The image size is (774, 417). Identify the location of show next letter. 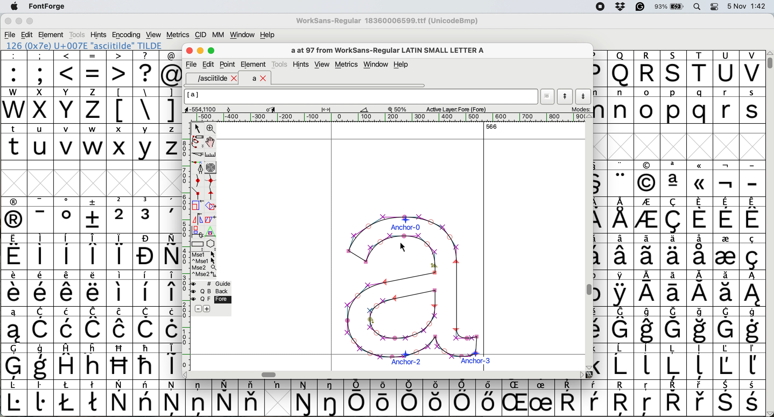
(584, 96).